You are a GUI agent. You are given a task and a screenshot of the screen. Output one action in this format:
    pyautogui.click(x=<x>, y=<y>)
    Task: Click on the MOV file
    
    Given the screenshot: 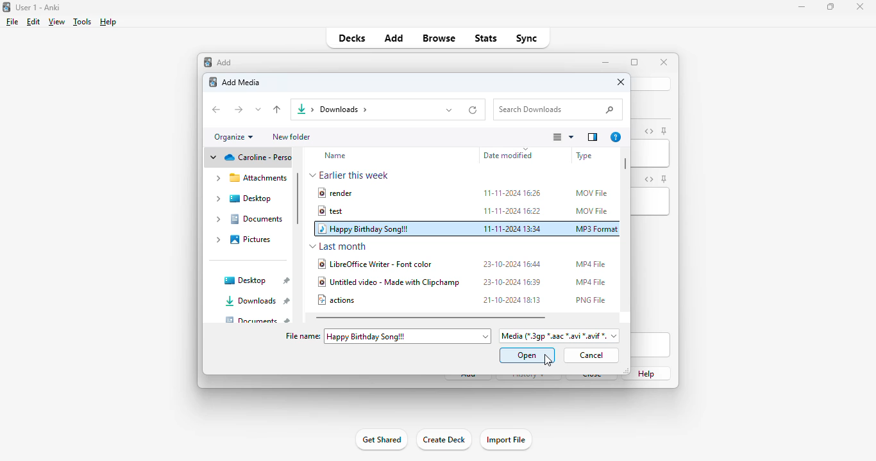 What is the action you would take?
    pyautogui.click(x=592, y=193)
    